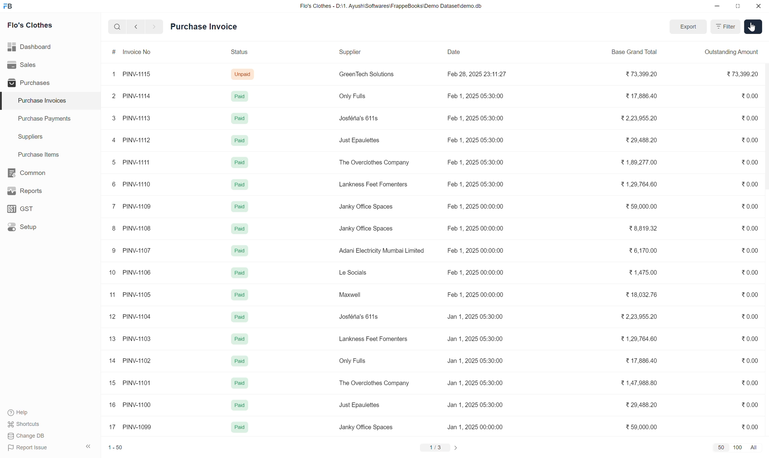 This screenshot has width=769, height=458. I want to click on next, so click(135, 27).